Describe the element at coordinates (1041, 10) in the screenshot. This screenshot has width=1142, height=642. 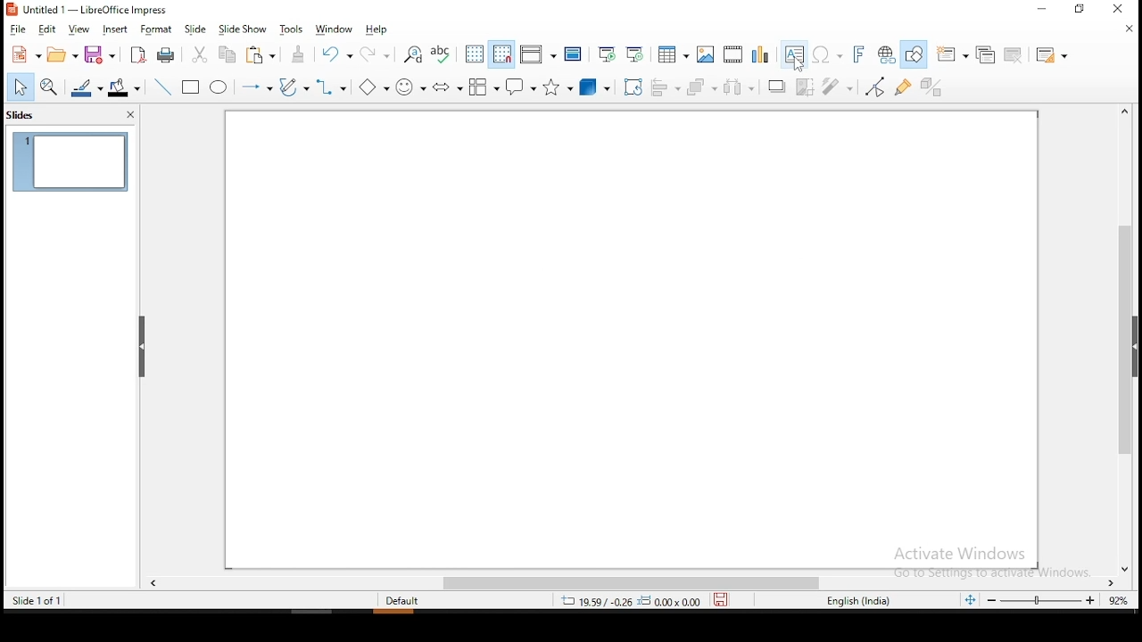
I see `minimize` at that location.